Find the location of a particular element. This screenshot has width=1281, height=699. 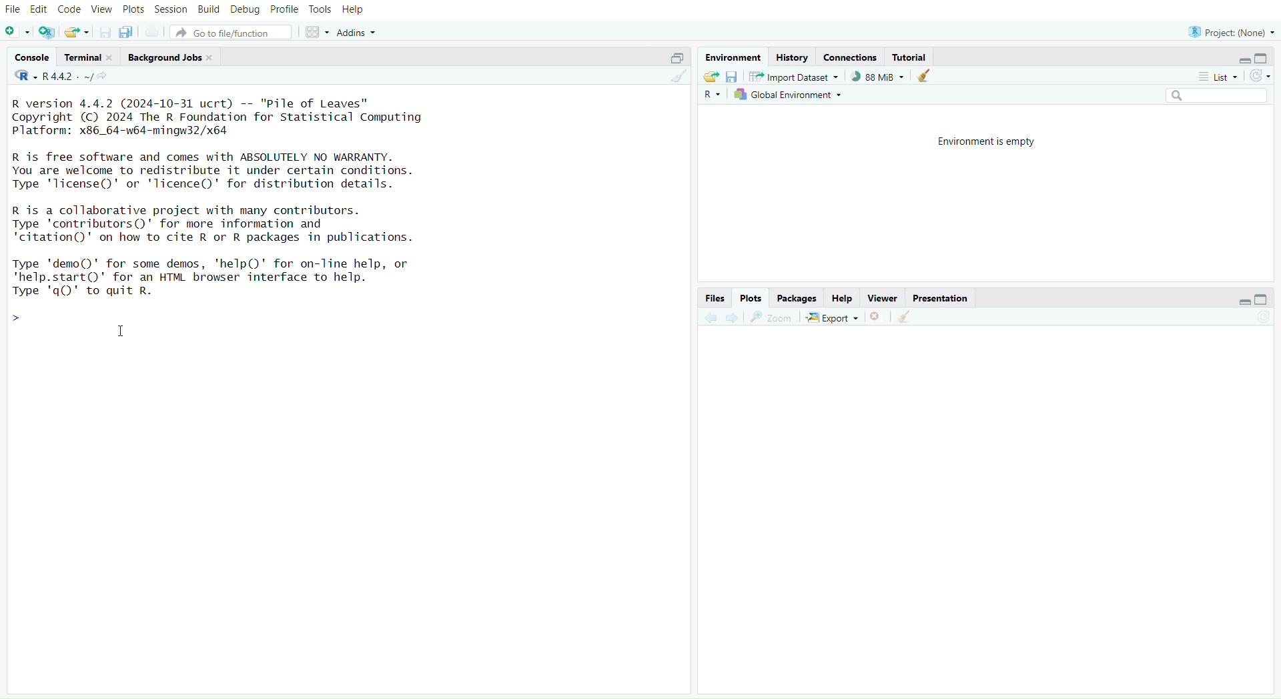

help is located at coordinates (843, 299).